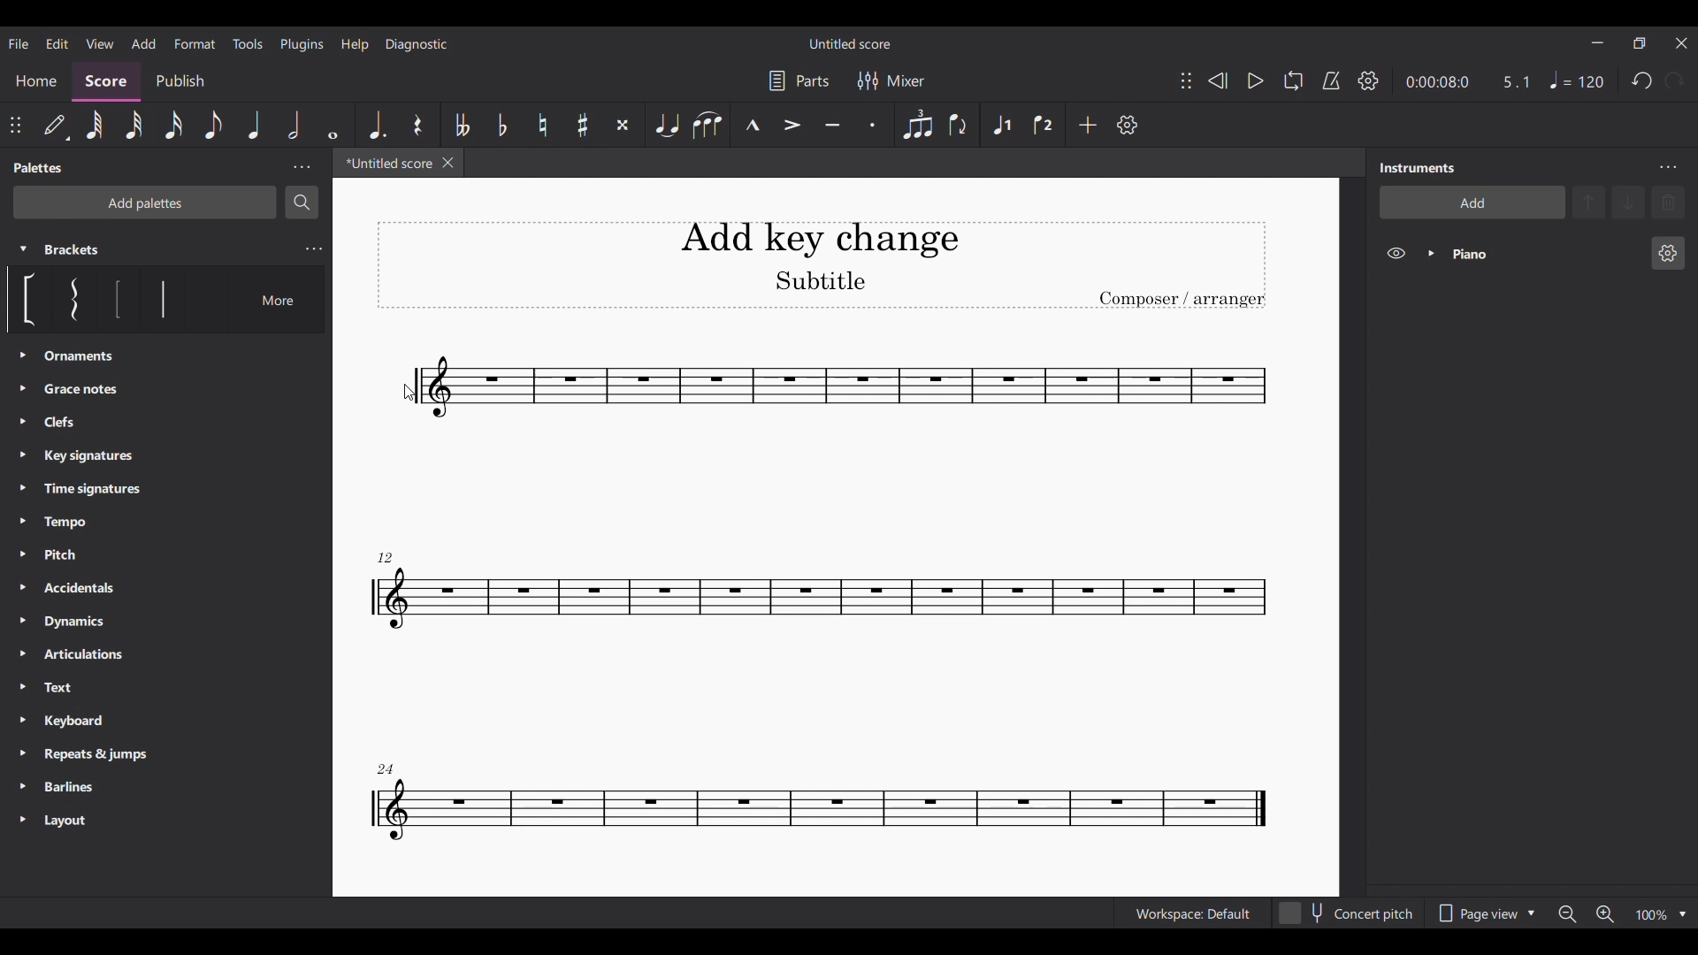 The image size is (1698, 955). Describe the element at coordinates (1588, 202) in the screenshot. I see `Move above` at that location.